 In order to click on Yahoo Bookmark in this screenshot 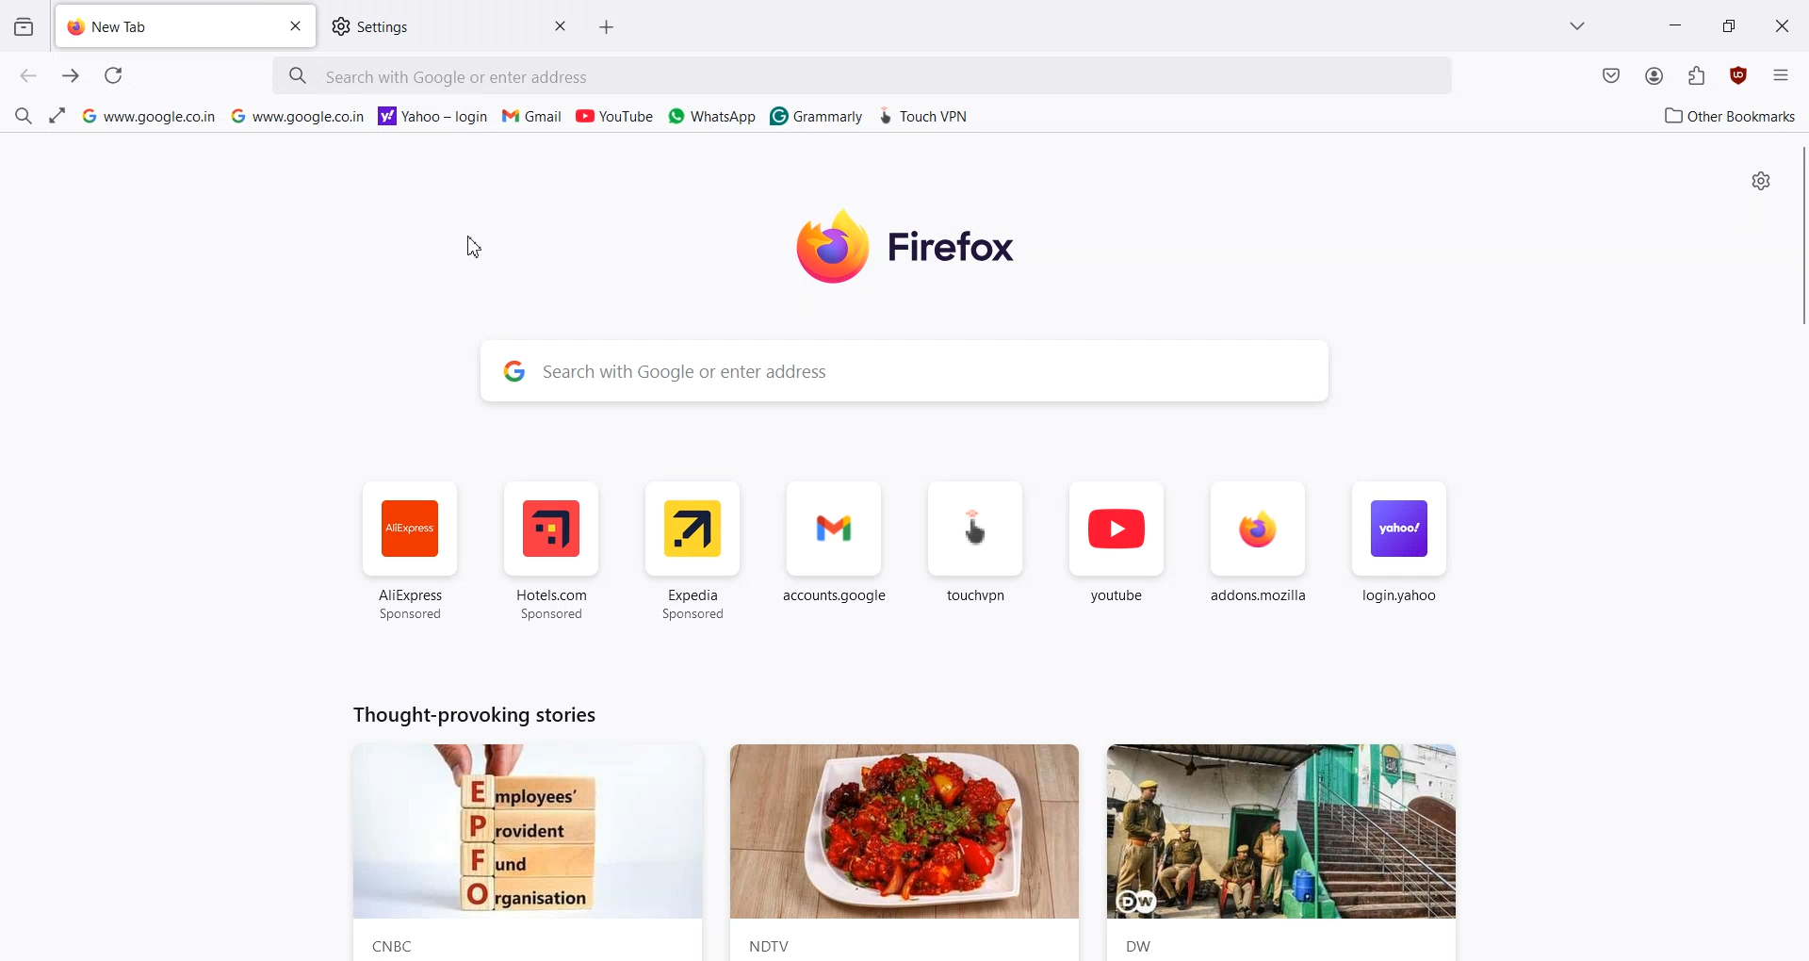, I will do `click(434, 114)`.